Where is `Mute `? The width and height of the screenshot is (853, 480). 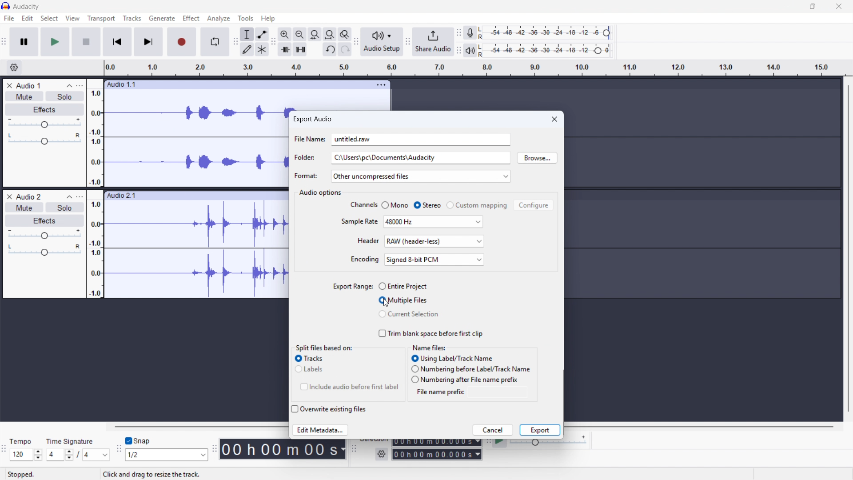 Mute  is located at coordinates (24, 96).